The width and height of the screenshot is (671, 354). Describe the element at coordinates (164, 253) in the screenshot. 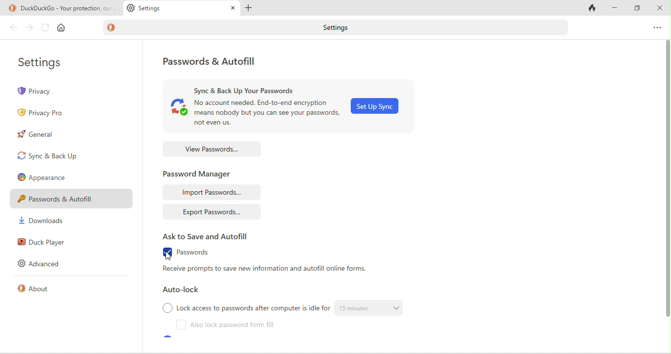

I see `enable checkbox` at that location.